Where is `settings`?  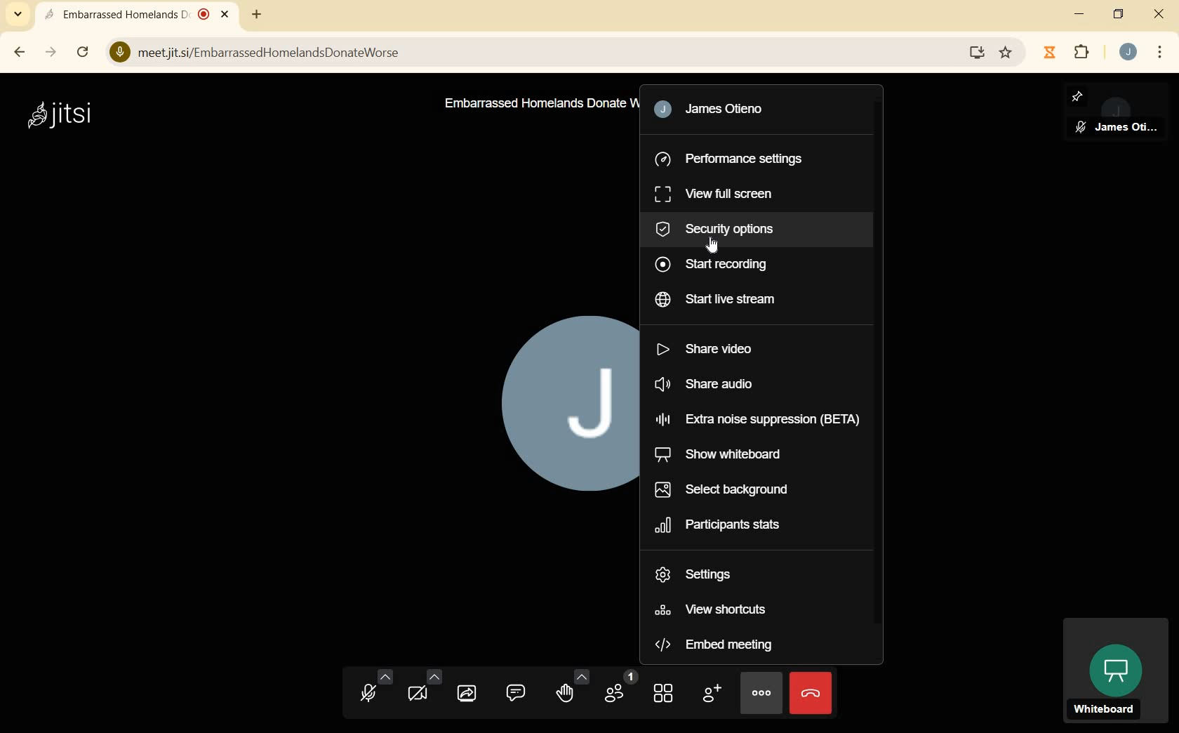
settings is located at coordinates (708, 576).